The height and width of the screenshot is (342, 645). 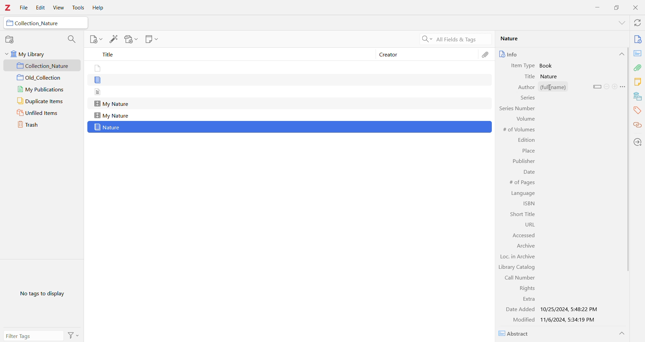 I want to click on Series Number, so click(x=516, y=108).